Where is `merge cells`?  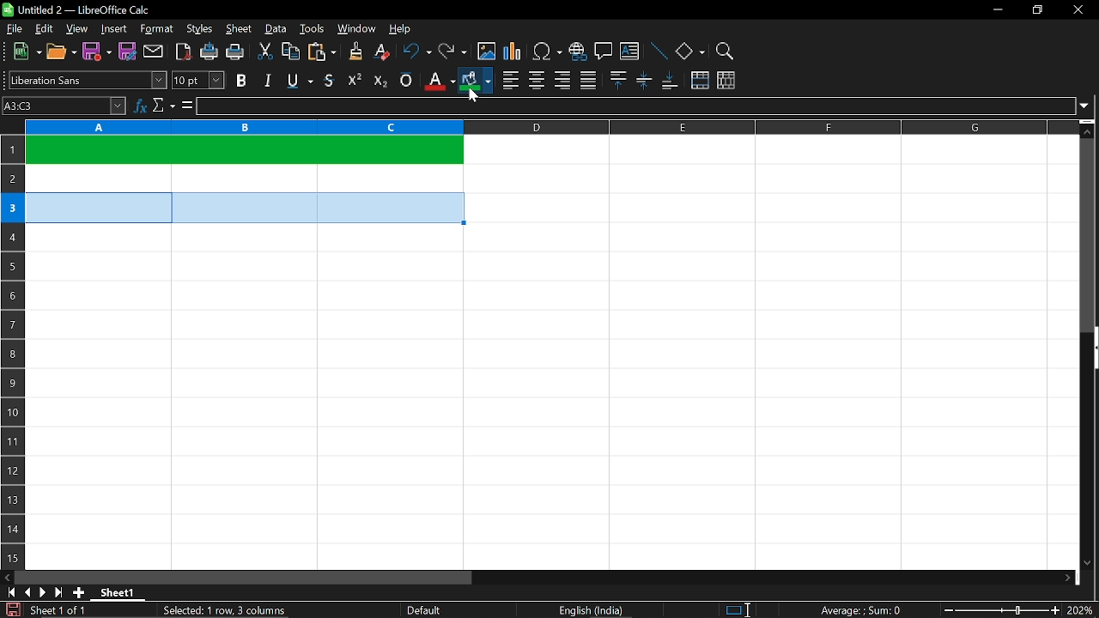 merge cells is located at coordinates (700, 81).